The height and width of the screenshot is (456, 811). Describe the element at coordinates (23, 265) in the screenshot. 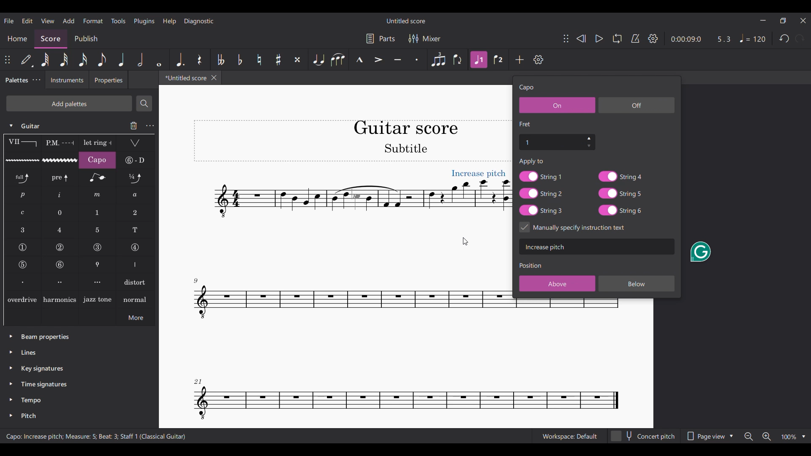

I see `String number 5` at that location.